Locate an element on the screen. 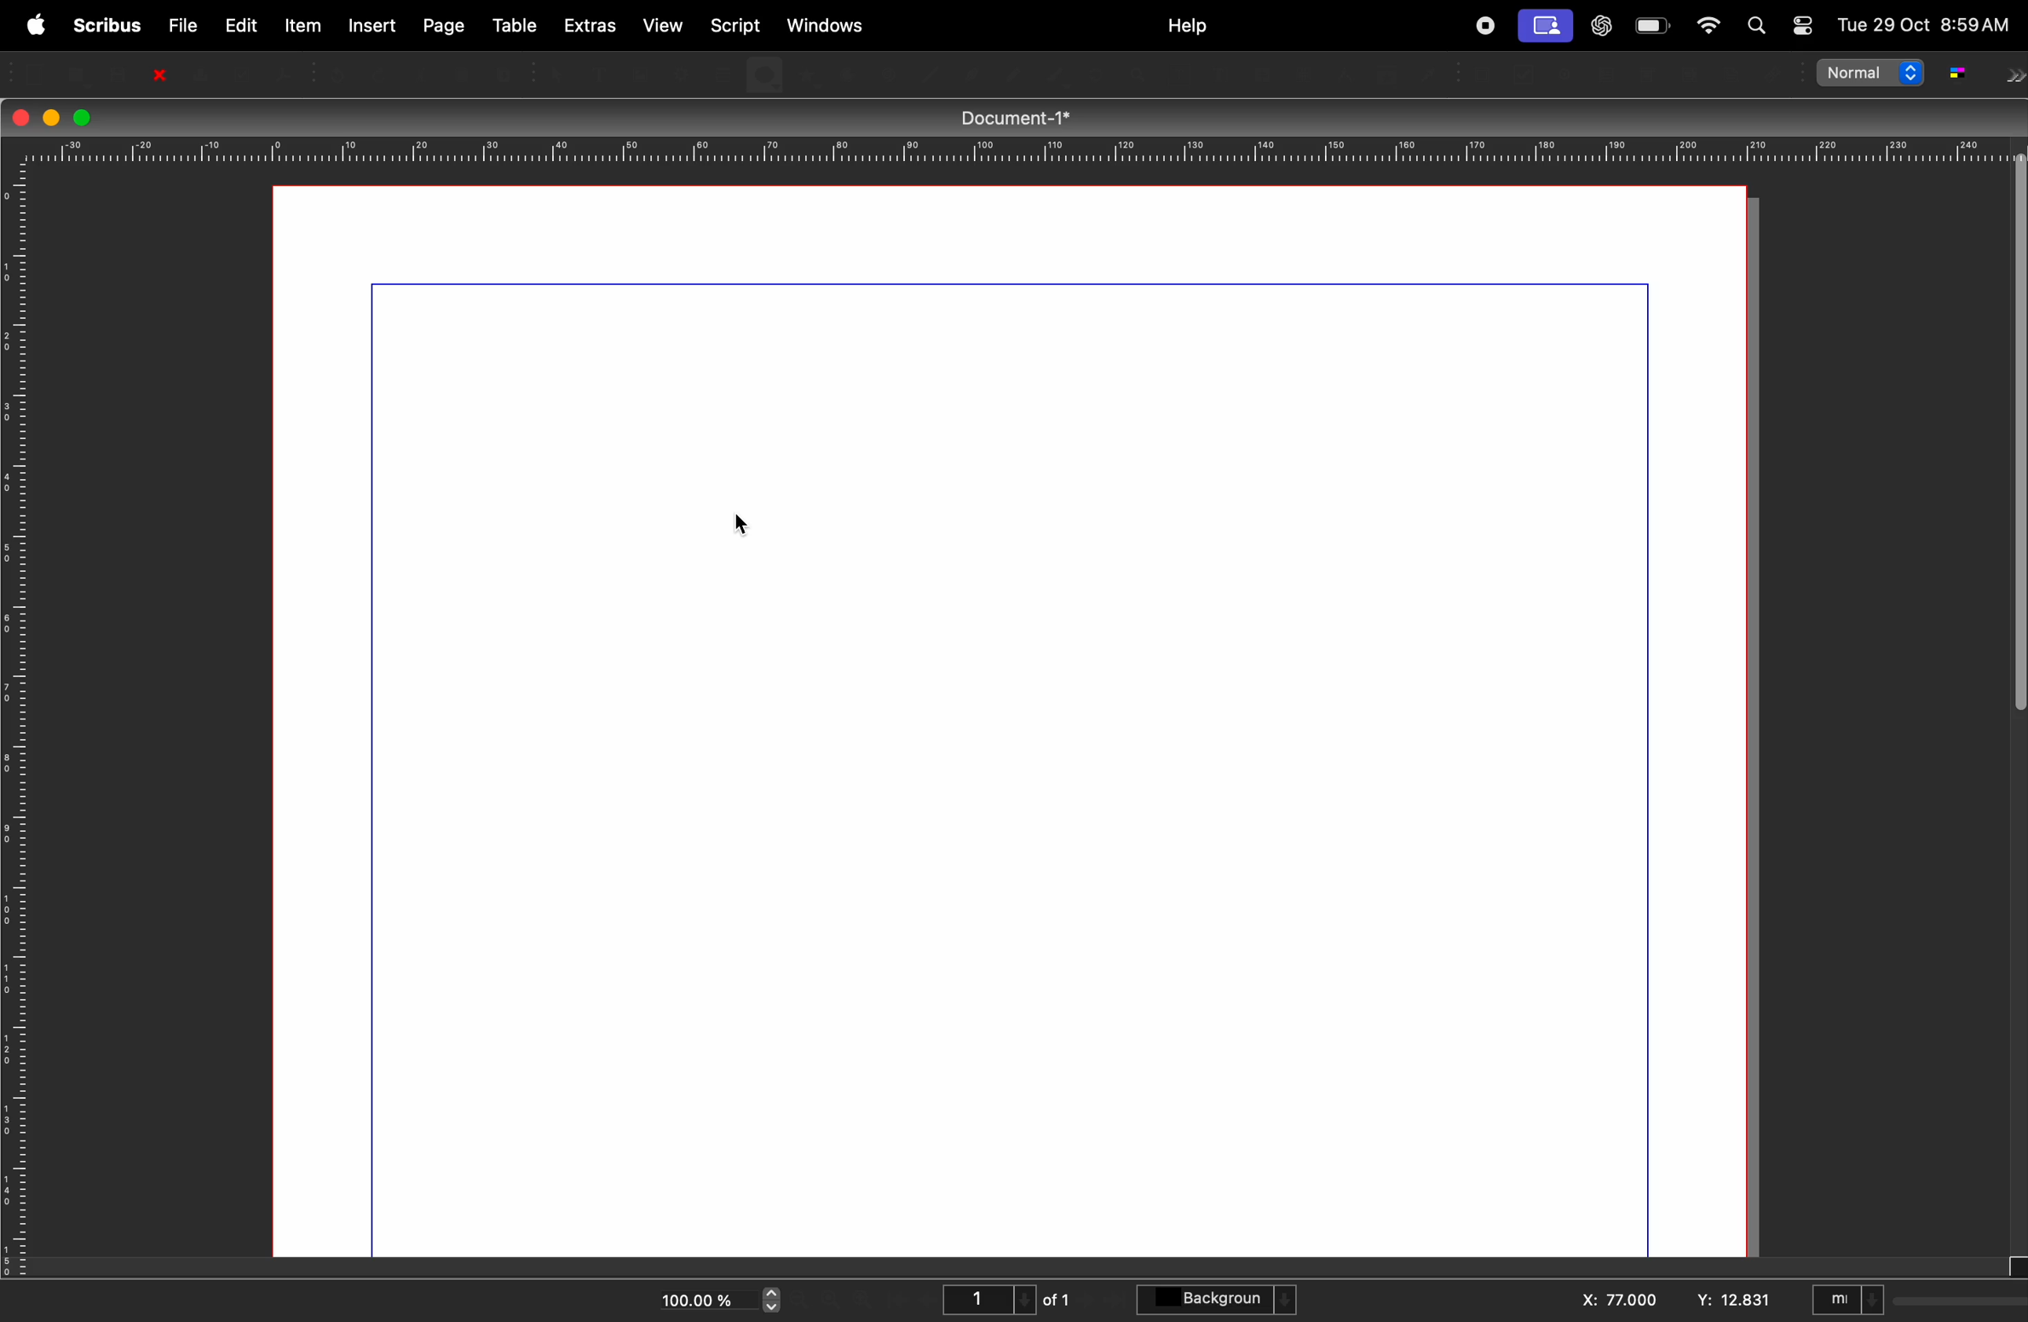 This screenshot has width=2028, height=1322. maximize is located at coordinates (84, 118).